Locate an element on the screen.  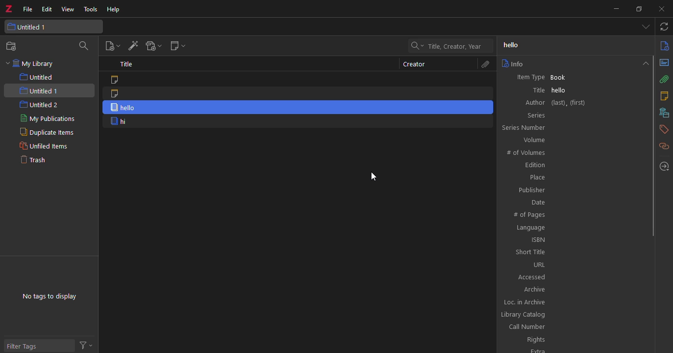
filter tags is located at coordinates (39, 345).